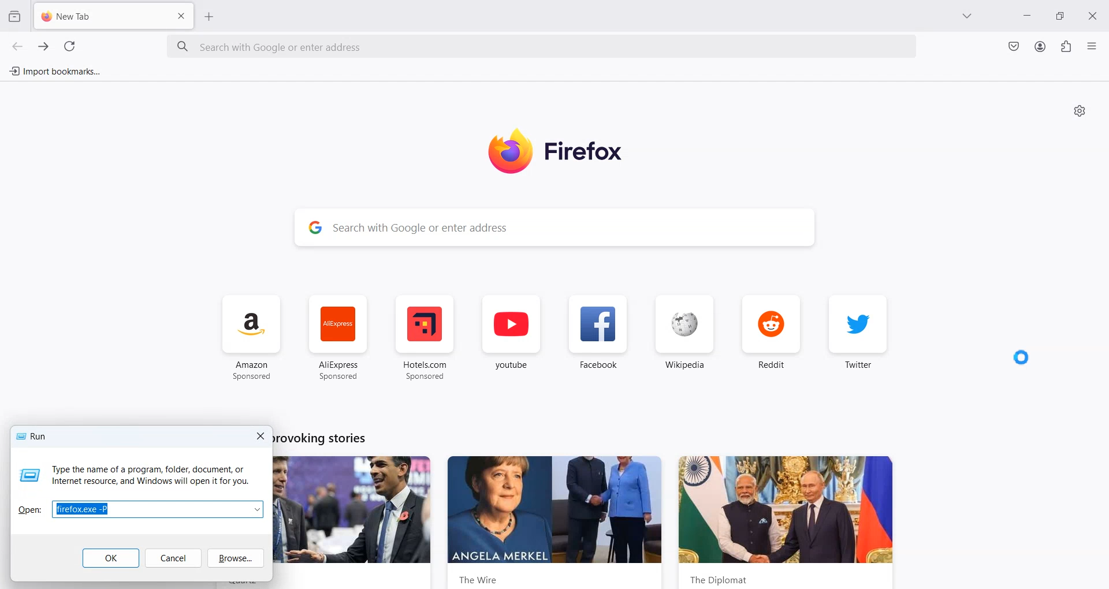  What do you see at coordinates (69, 47) in the screenshot?
I see `Refresh` at bounding box center [69, 47].